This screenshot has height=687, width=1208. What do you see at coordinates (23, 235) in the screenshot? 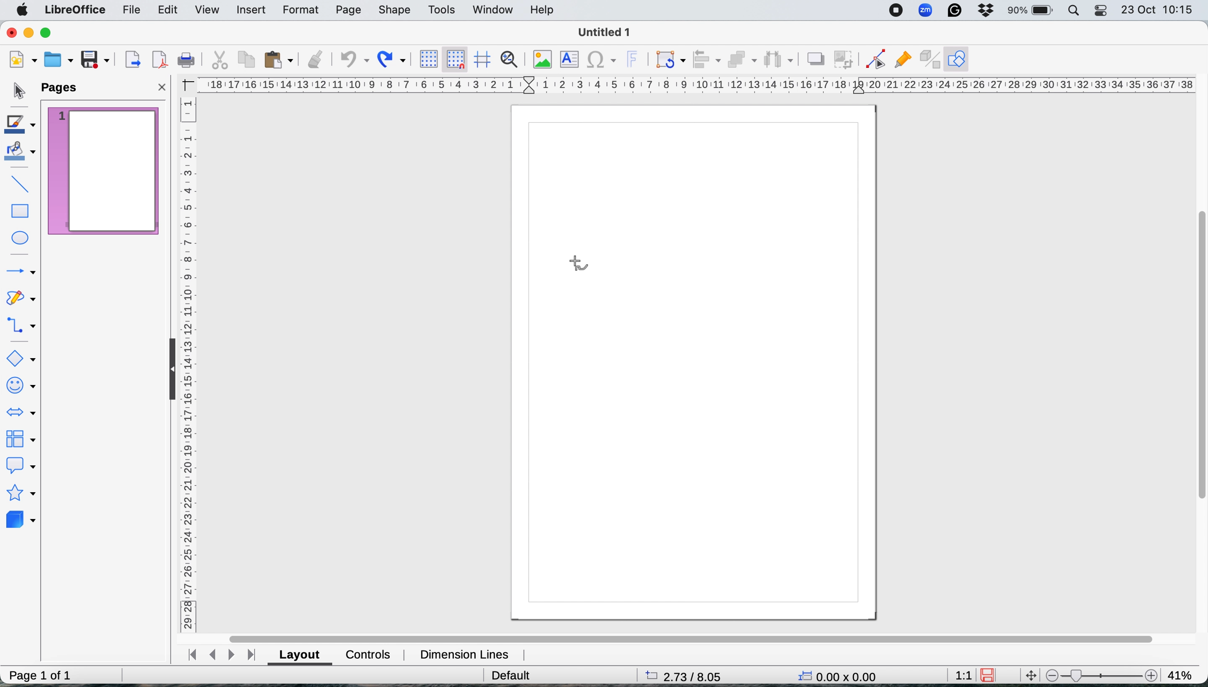
I see `ellipse` at bounding box center [23, 235].